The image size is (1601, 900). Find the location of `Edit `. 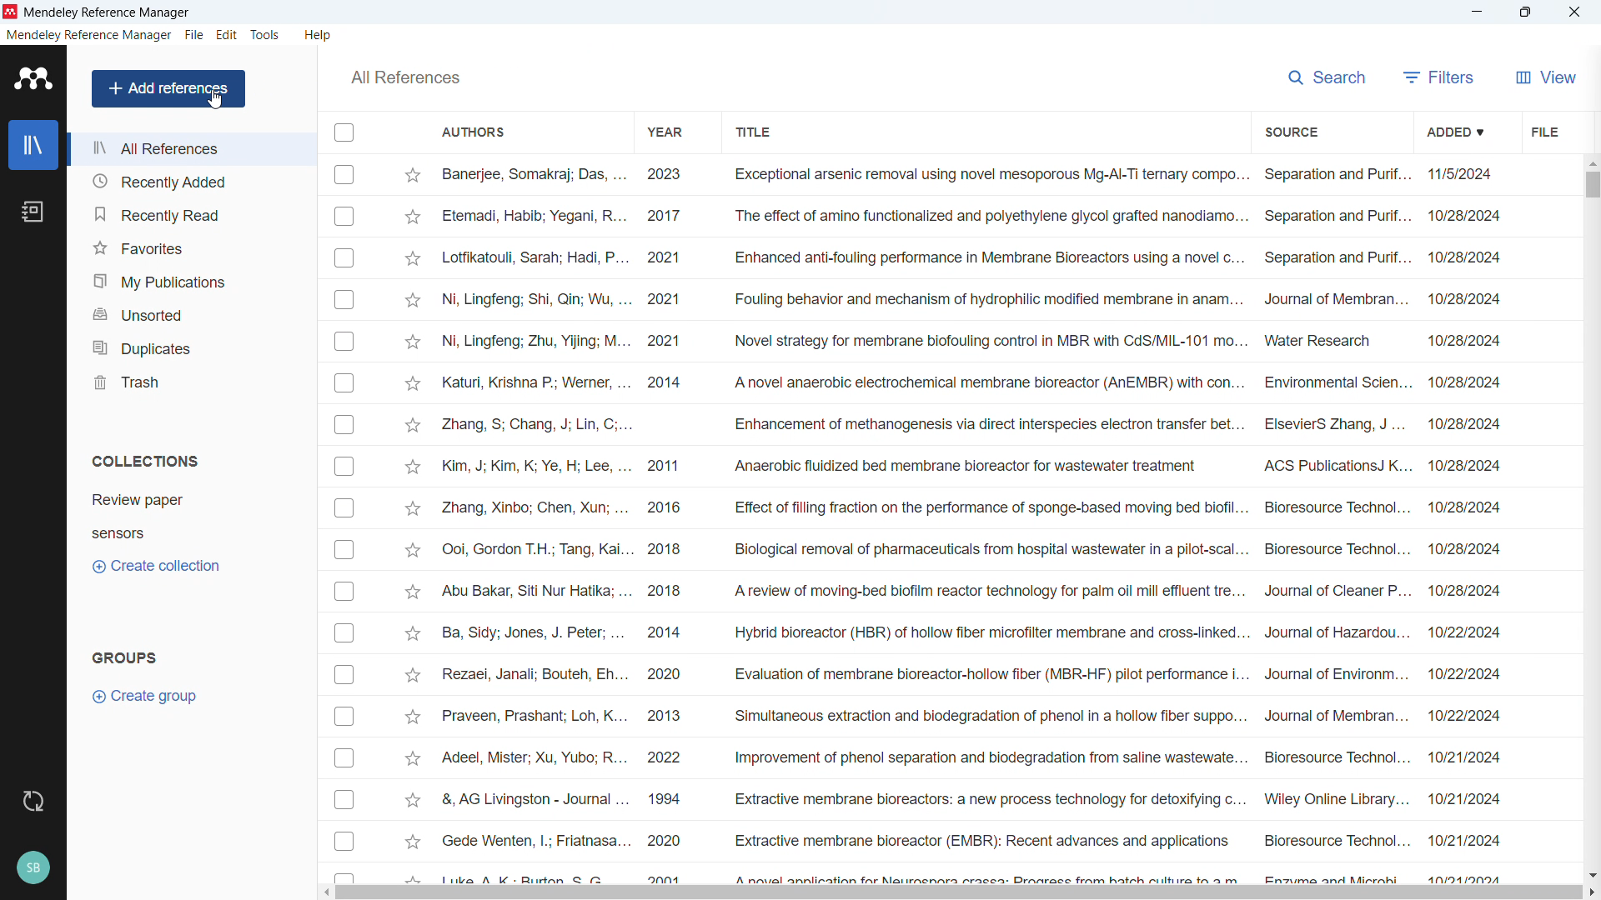

Edit  is located at coordinates (228, 35).